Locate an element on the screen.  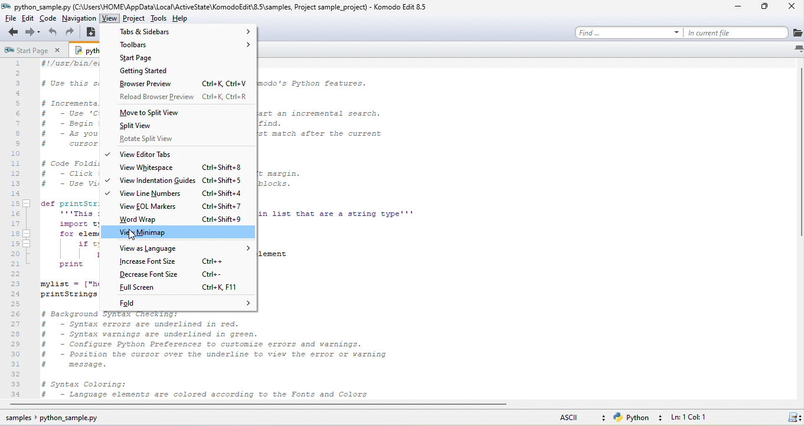
view eol markers is located at coordinates (177, 205).